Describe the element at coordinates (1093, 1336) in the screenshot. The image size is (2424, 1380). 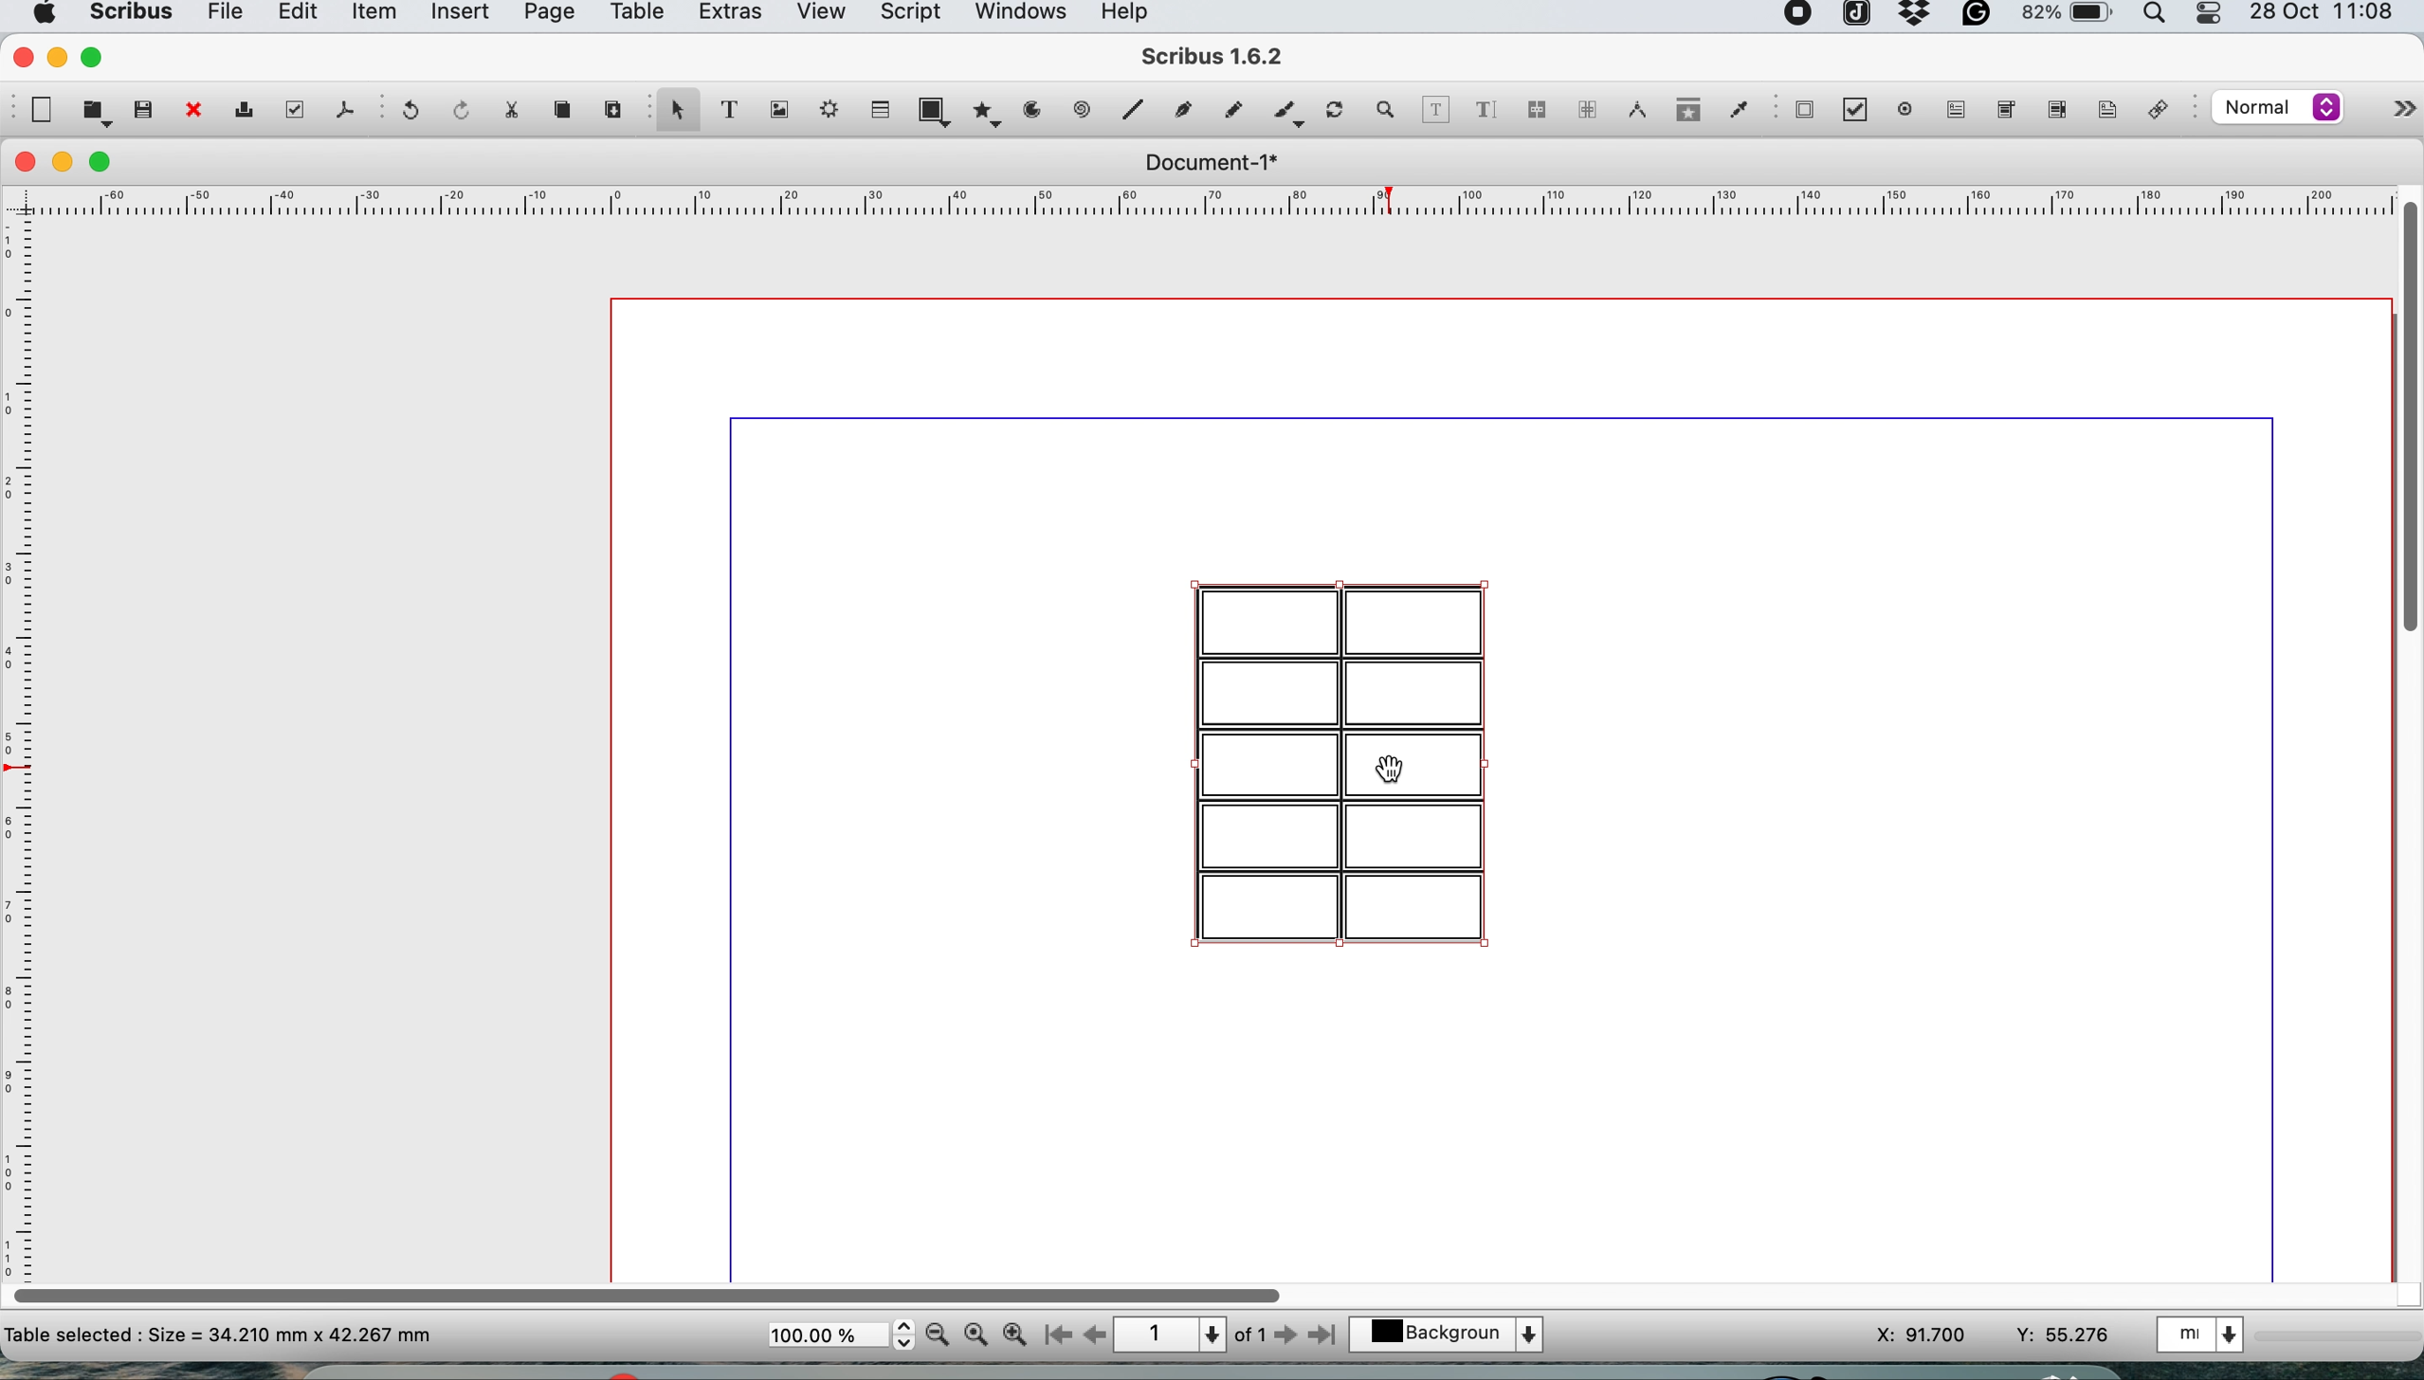
I see `go to previous page` at that location.